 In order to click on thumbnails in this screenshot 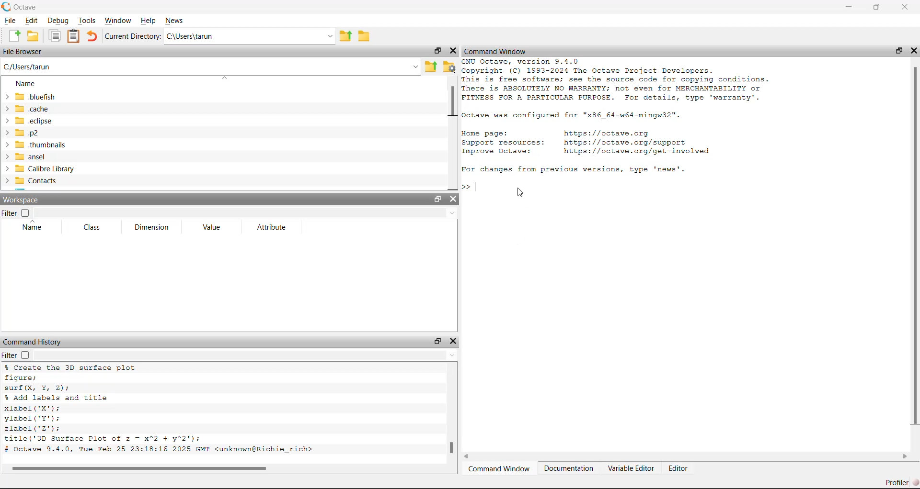, I will do `click(35, 145)`.